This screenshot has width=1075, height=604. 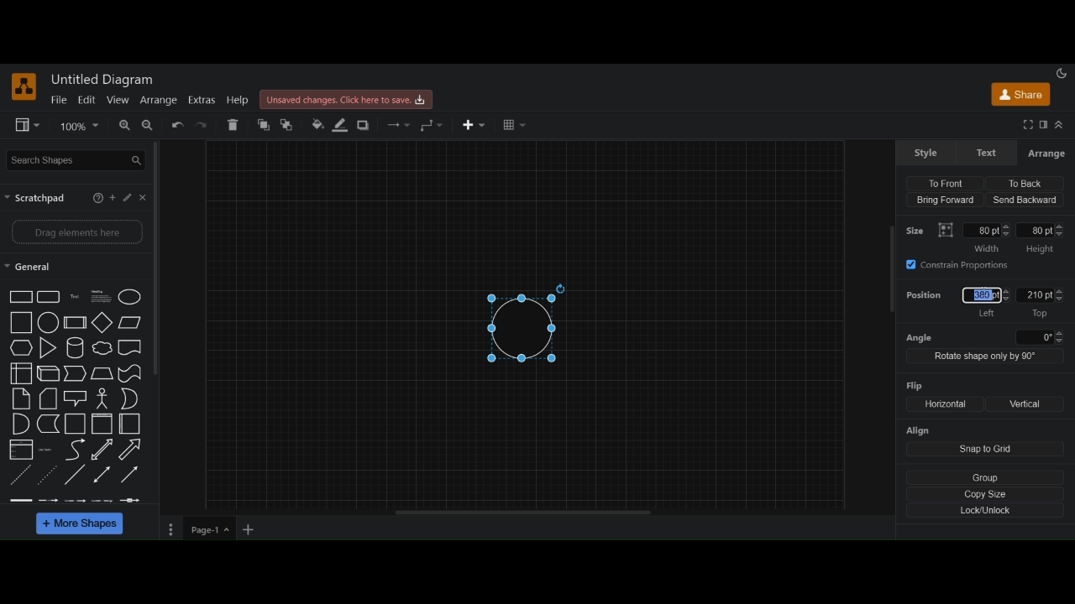 What do you see at coordinates (1059, 126) in the screenshot?
I see `collapse/expand` at bounding box center [1059, 126].